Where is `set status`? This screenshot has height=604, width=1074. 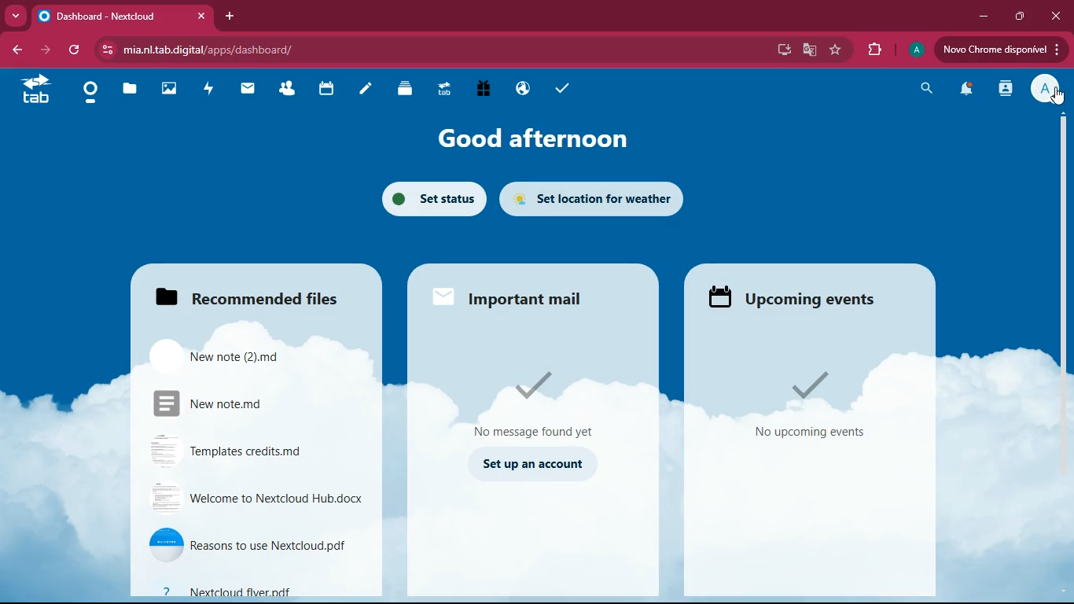 set status is located at coordinates (424, 201).